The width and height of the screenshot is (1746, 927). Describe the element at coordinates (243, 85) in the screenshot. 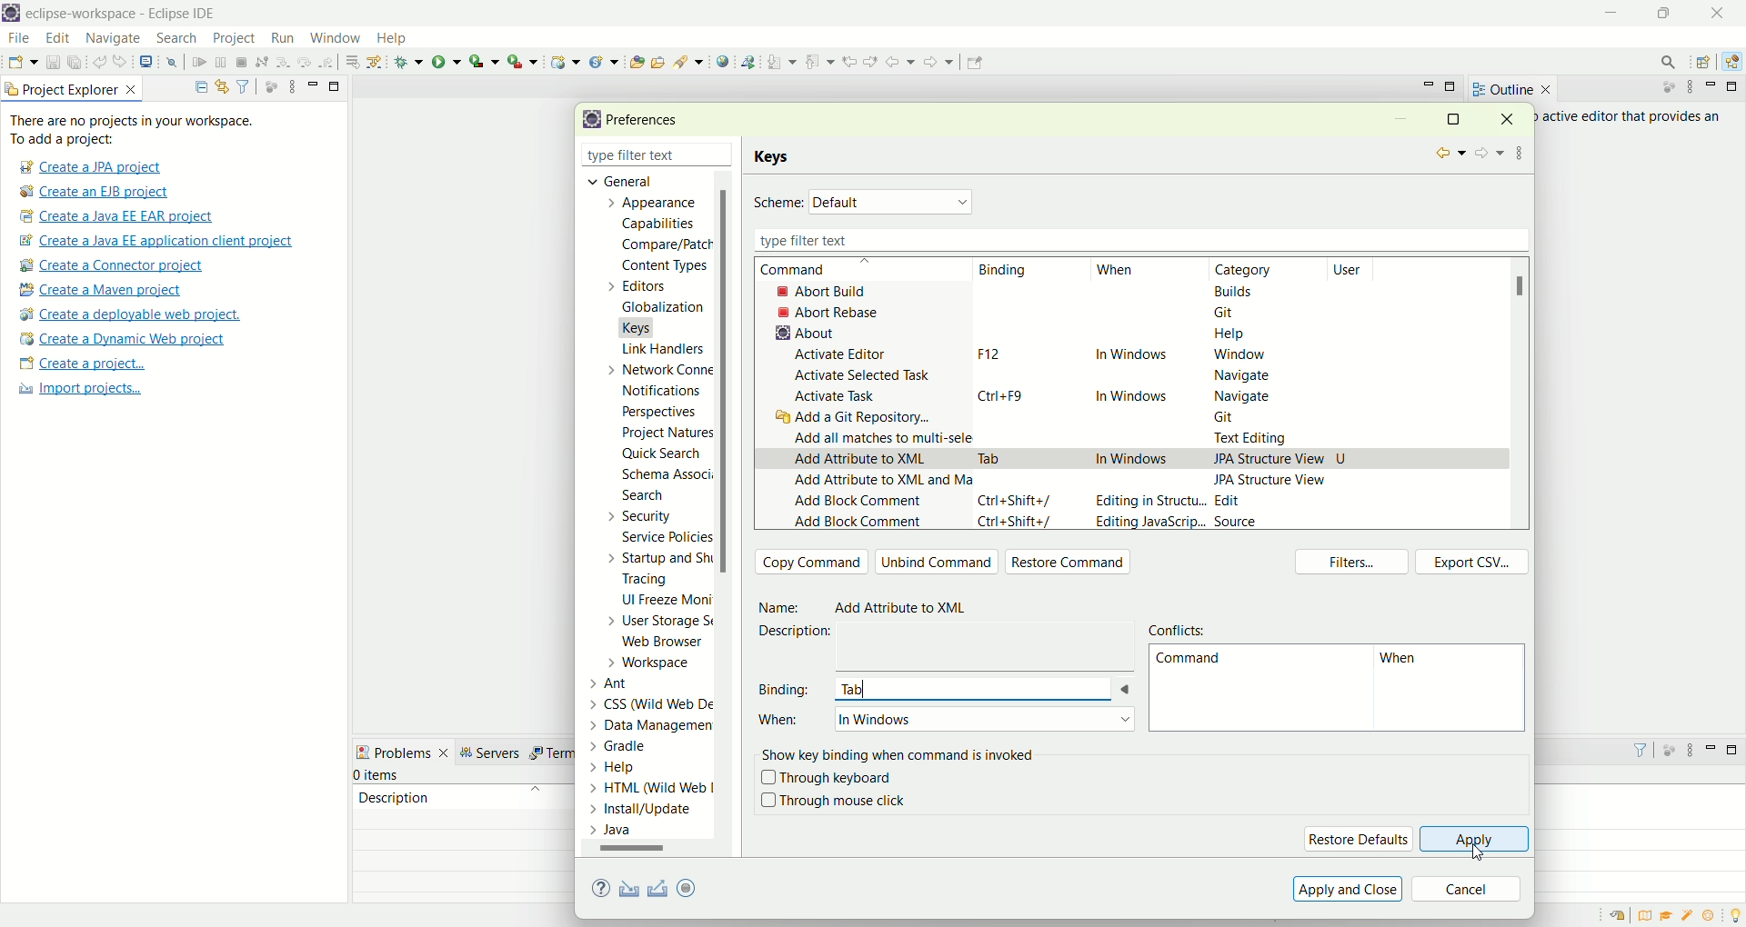

I see `filter` at that location.